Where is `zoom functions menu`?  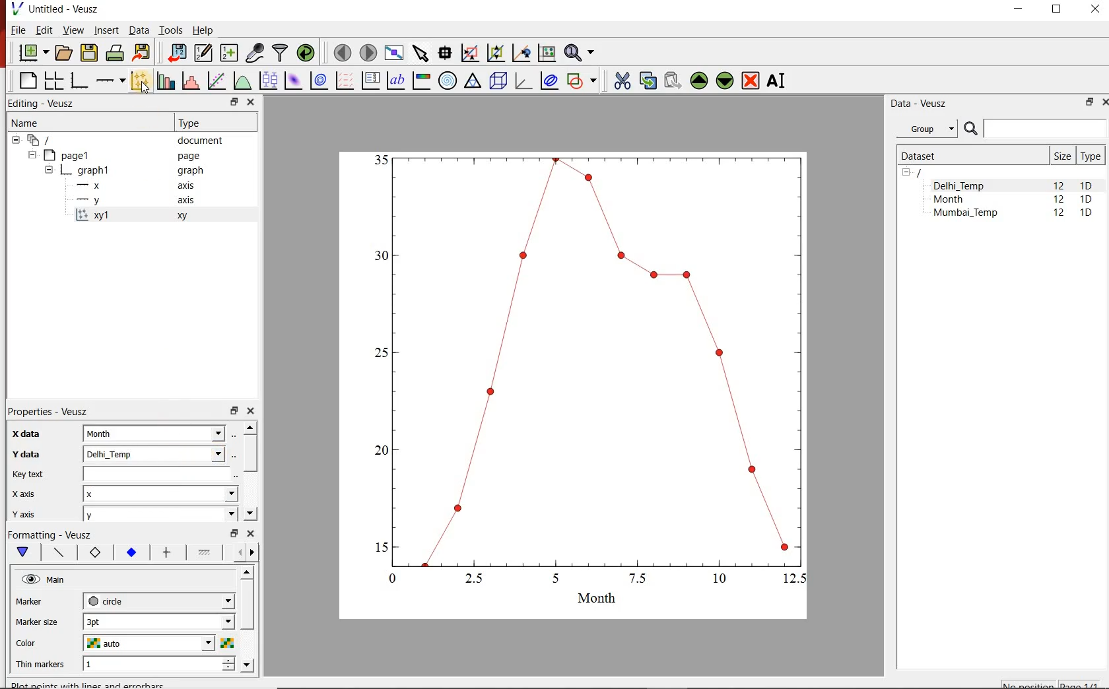
zoom functions menu is located at coordinates (581, 53).